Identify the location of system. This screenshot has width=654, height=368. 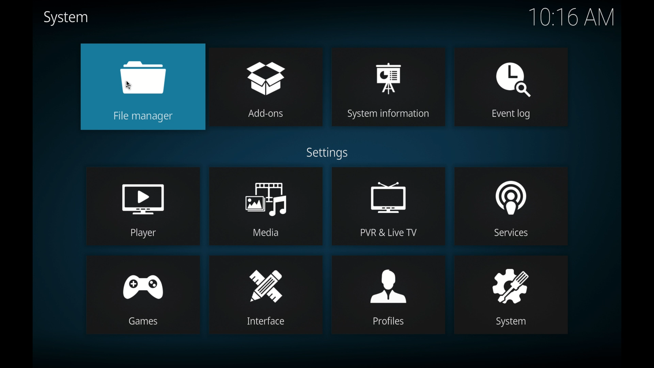
(66, 18).